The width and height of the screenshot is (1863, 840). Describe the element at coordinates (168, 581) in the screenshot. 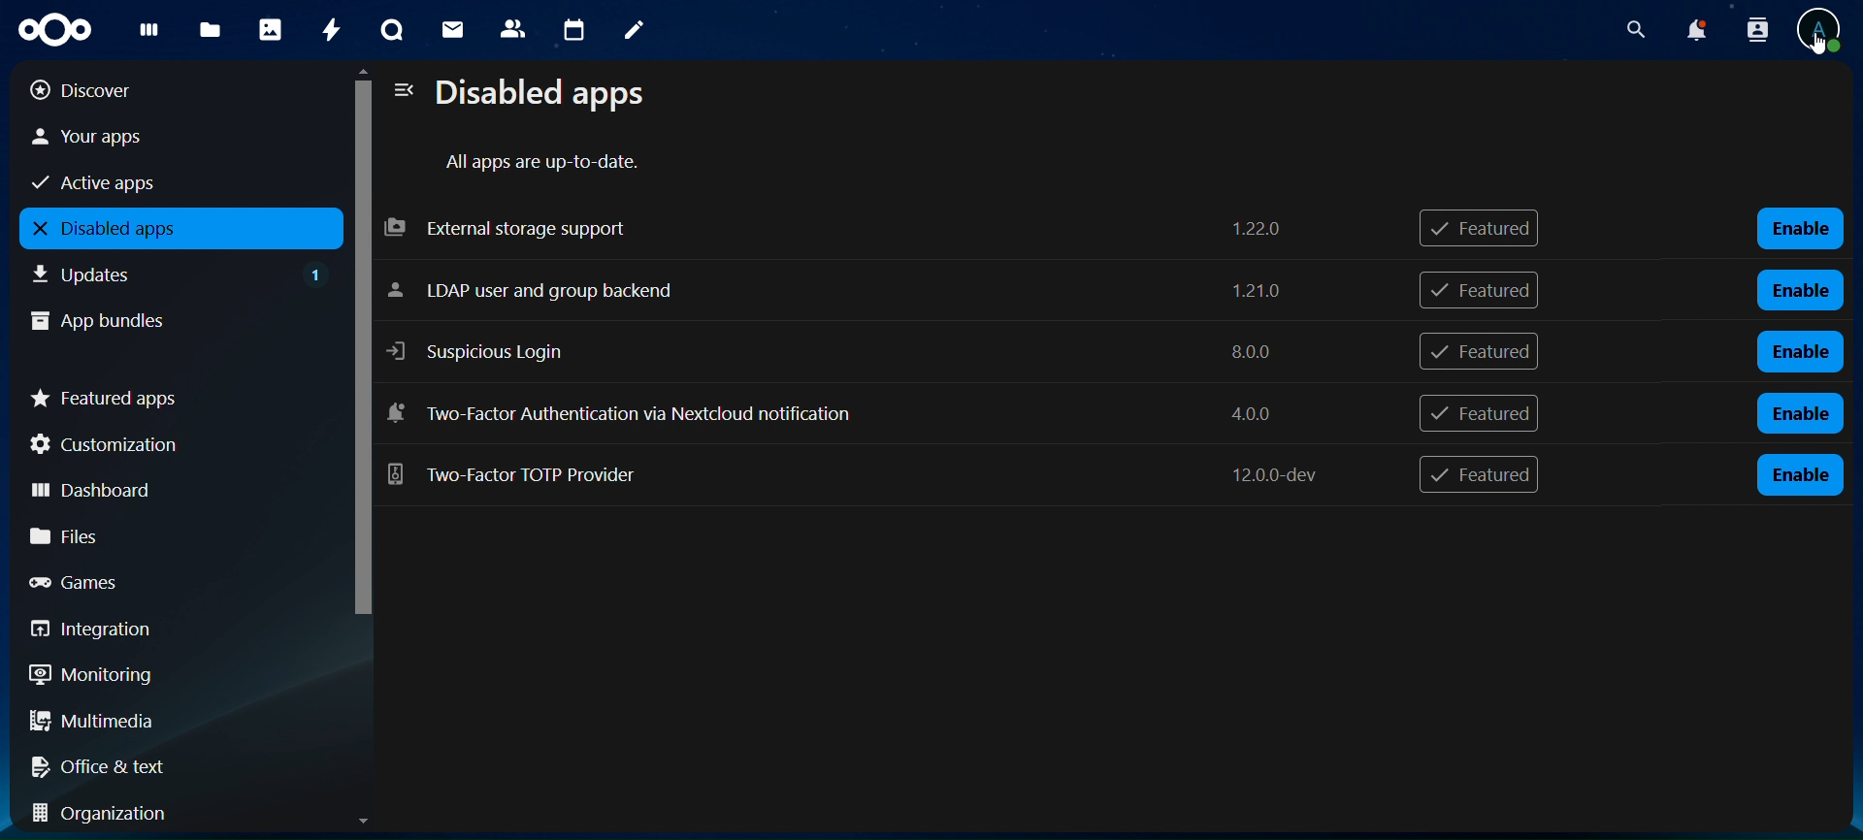

I see `games` at that location.